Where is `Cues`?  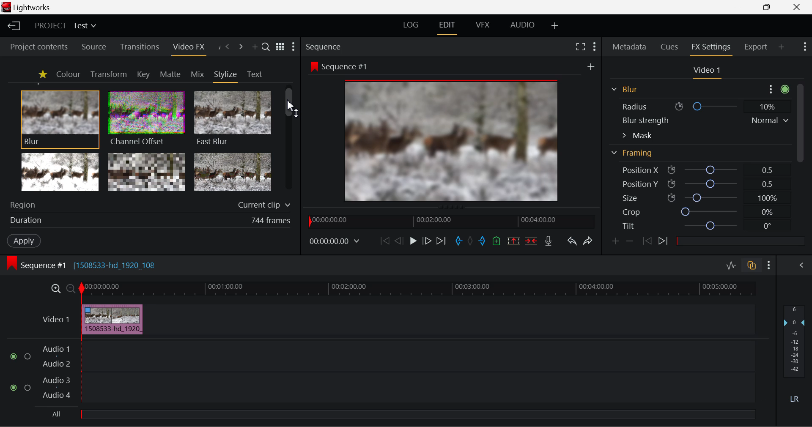
Cues is located at coordinates (671, 47).